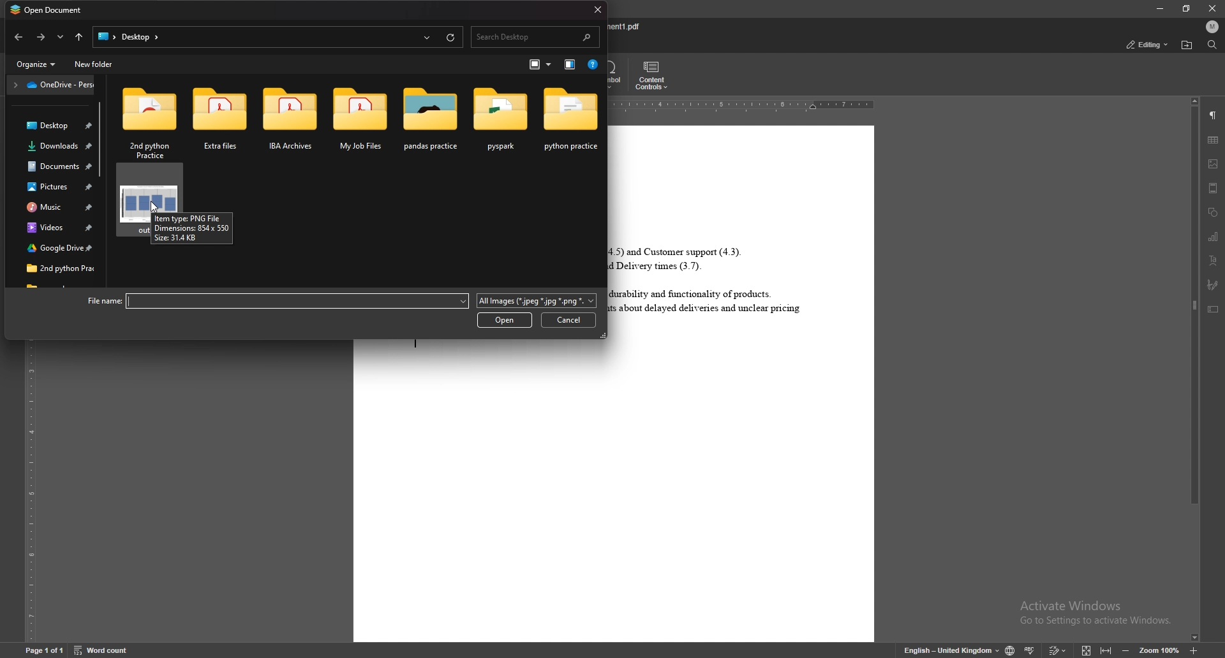 The image size is (1225, 658). I want to click on go back, so click(40, 37).